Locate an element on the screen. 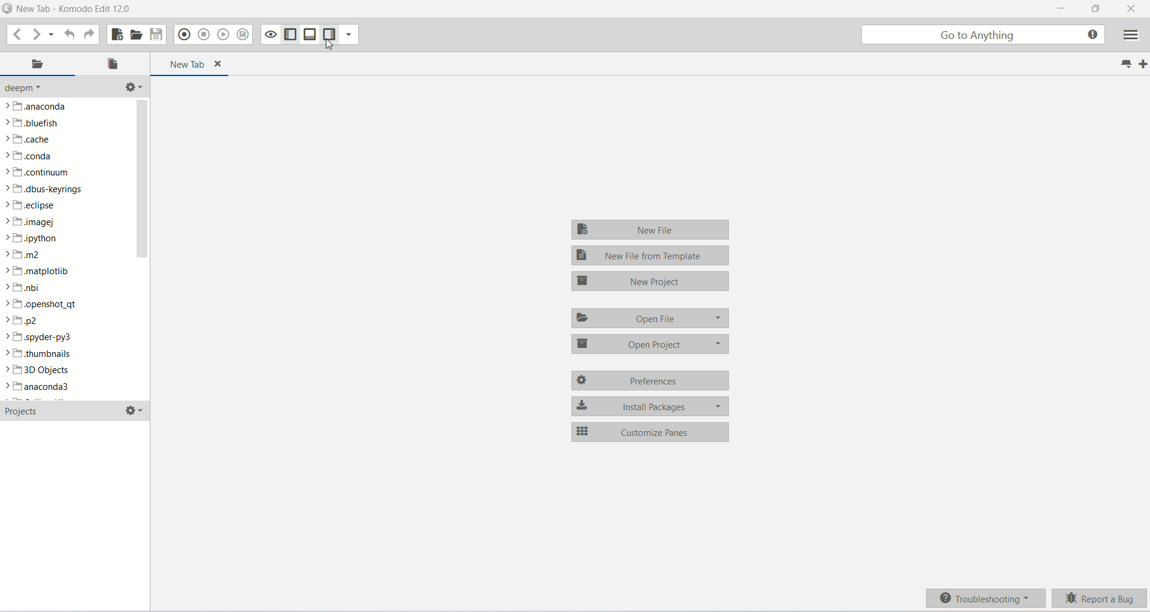  new file is located at coordinates (652, 229).